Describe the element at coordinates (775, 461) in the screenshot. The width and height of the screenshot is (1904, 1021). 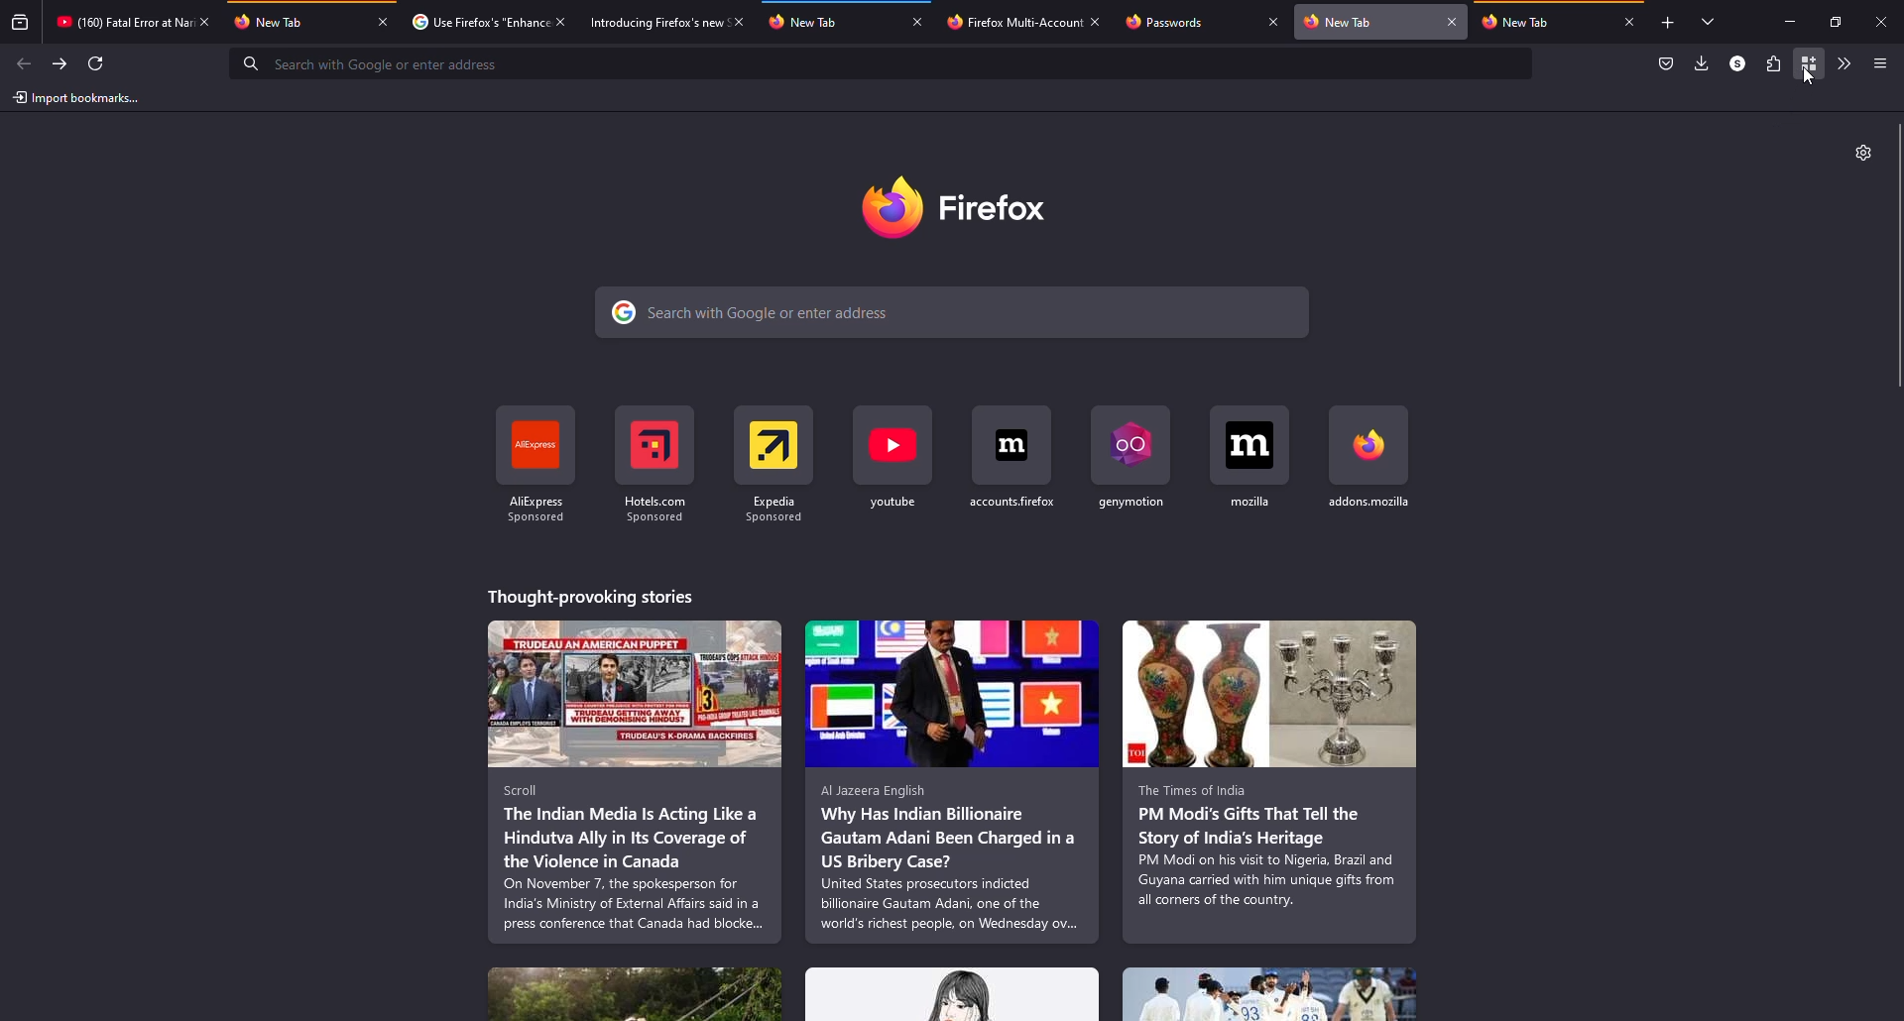
I see `shortcut` at that location.